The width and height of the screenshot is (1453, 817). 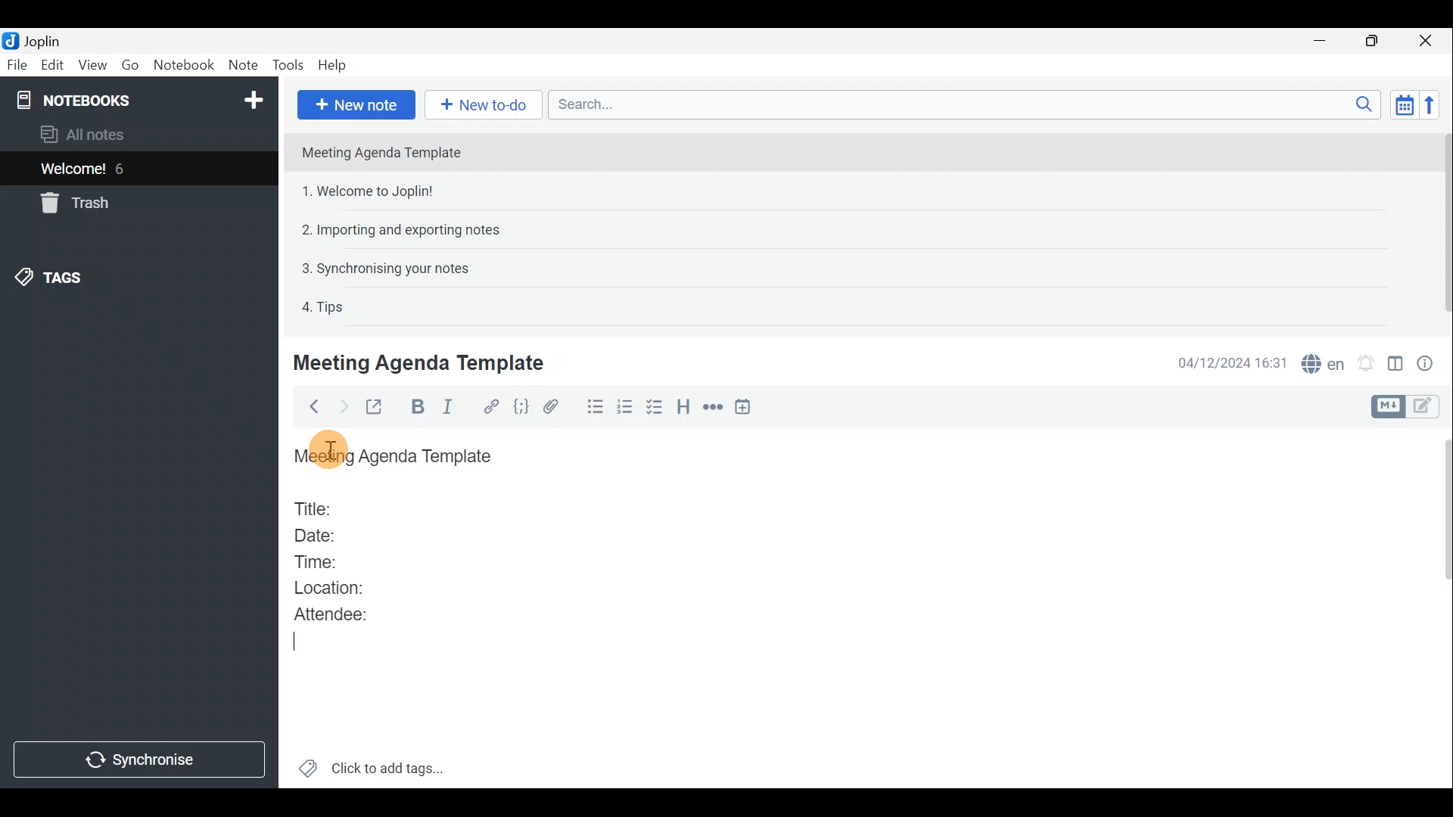 I want to click on Code, so click(x=523, y=408).